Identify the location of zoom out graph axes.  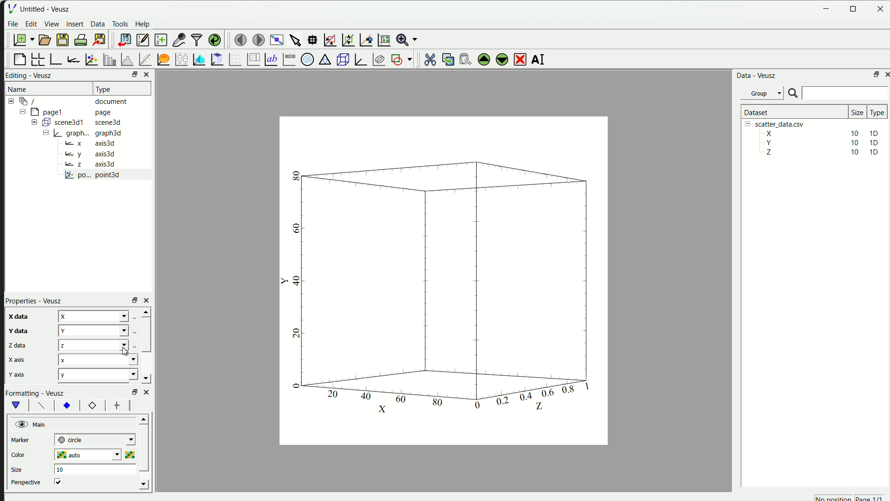
(347, 40).